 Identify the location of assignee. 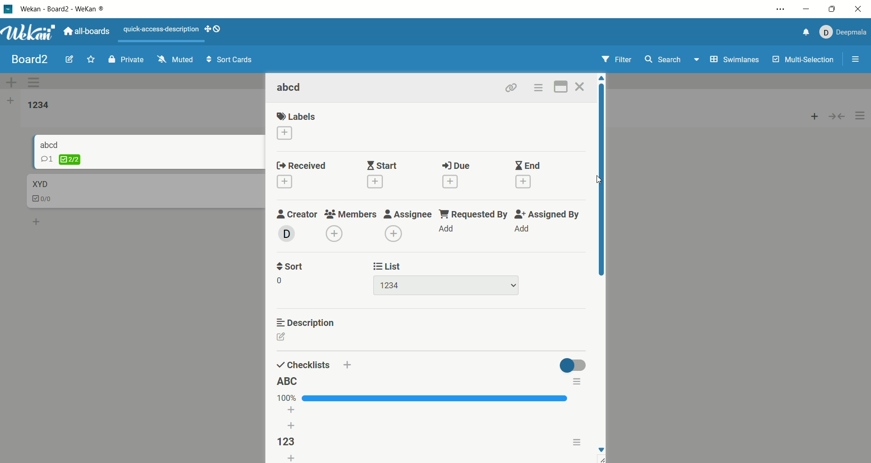
(407, 213).